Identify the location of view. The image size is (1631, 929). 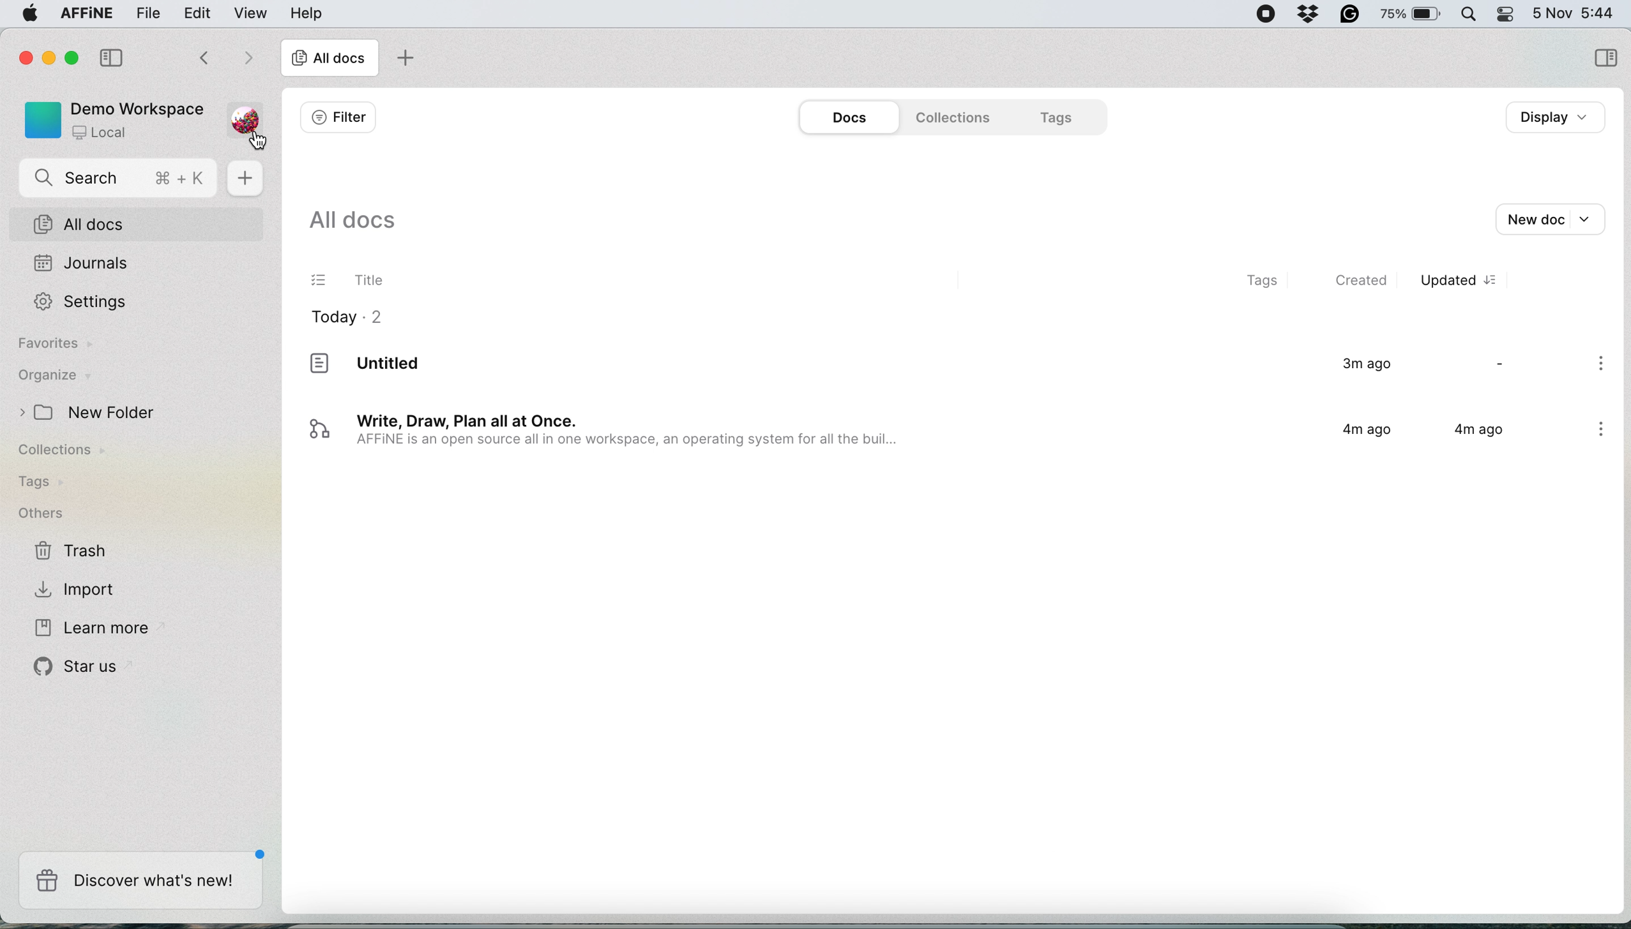
(253, 13).